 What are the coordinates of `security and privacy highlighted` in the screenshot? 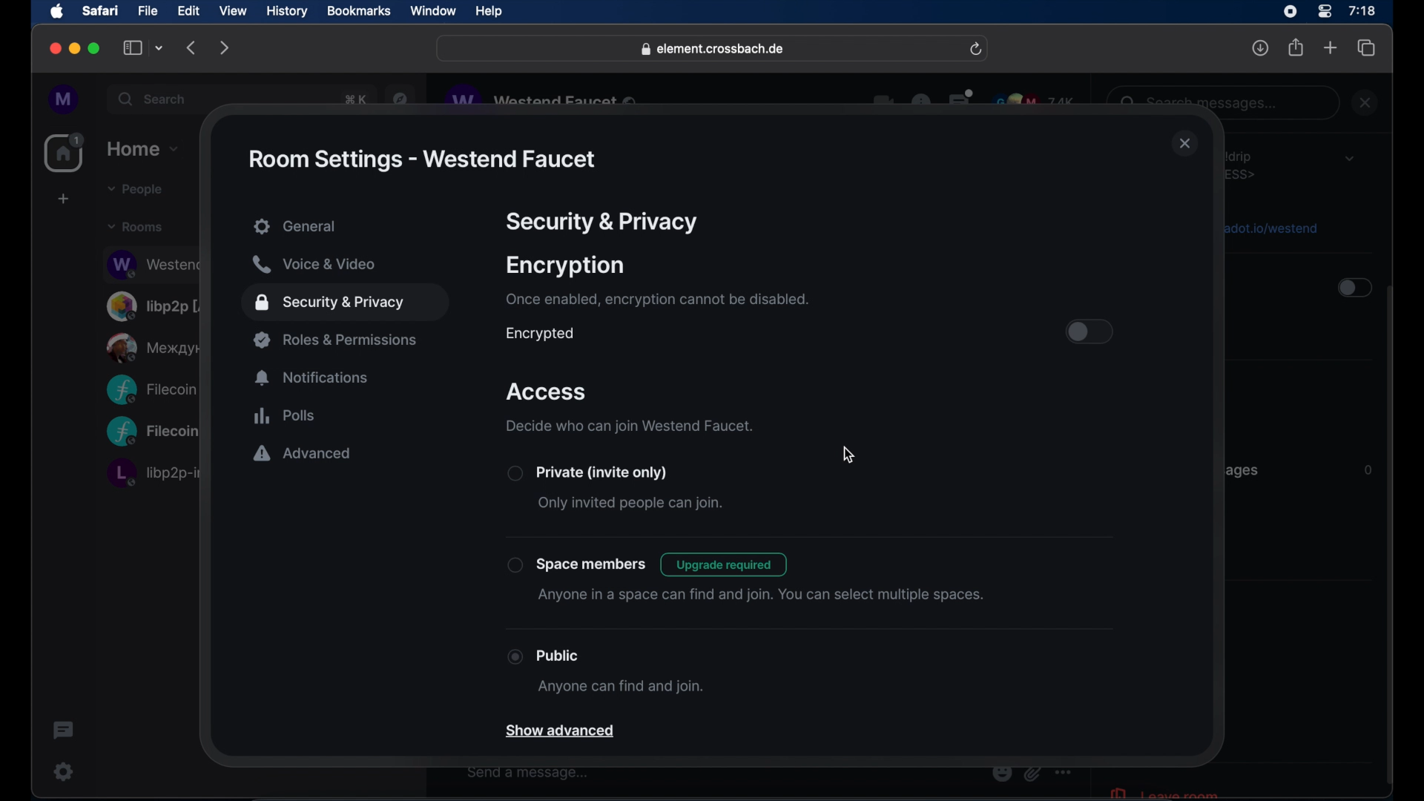 It's located at (345, 303).